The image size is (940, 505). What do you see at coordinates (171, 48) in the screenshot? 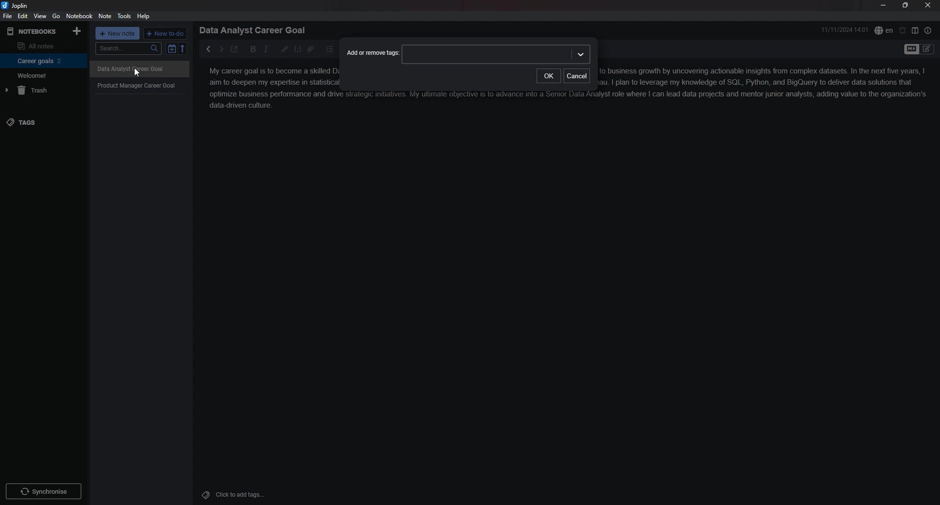
I see `toggle sort order` at bounding box center [171, 48].